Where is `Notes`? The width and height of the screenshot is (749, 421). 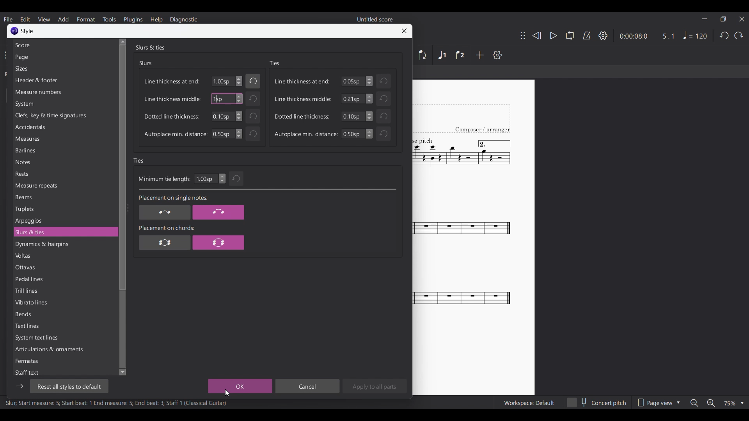
Notes is located at coordinates (64, 162).